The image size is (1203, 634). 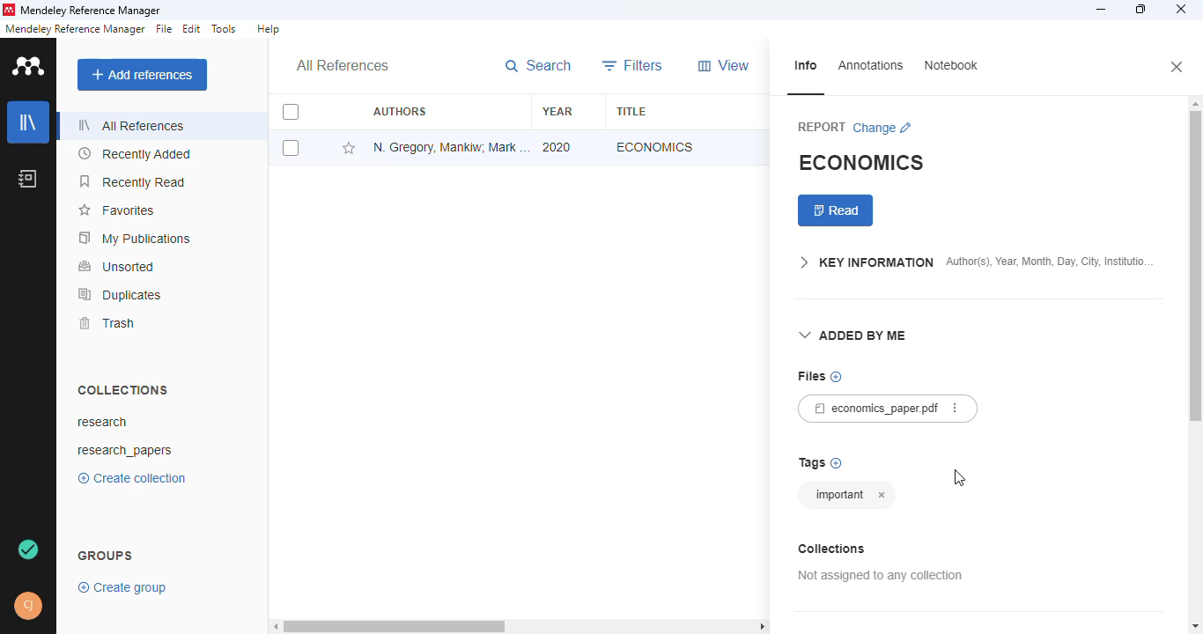 What do you see at coordinates (101, 421) in the screenshot?
I see `research` at bounding box center [101, 421].